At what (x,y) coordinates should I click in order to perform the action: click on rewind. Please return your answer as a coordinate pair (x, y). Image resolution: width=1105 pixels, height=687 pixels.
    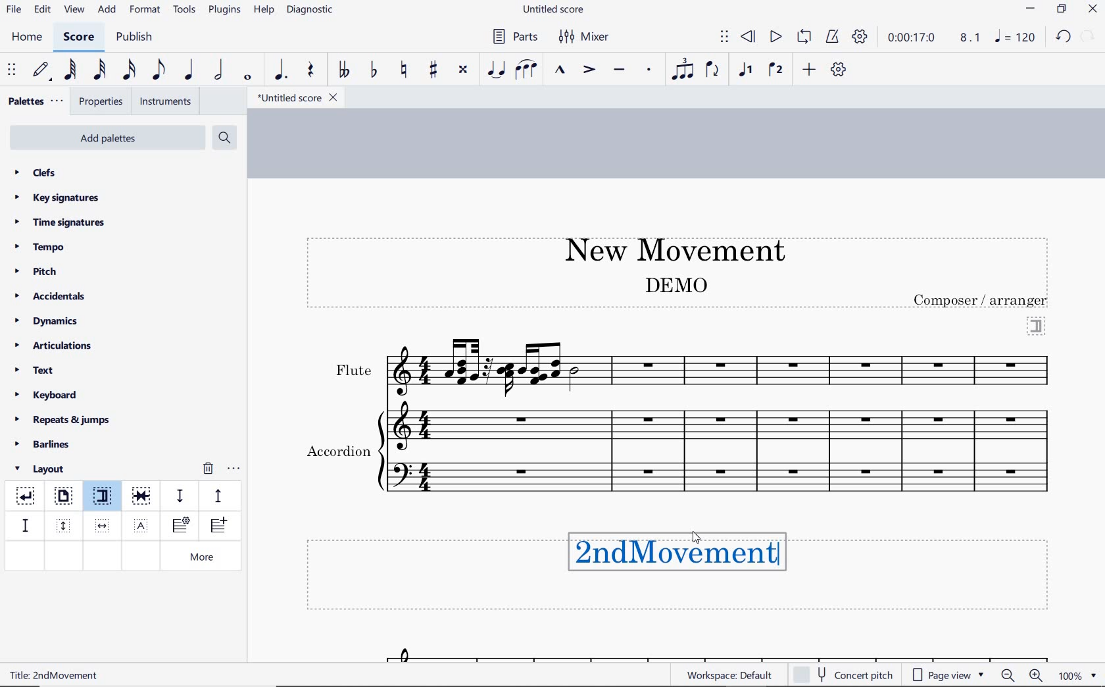
    Looking at the image, I should click on (749, 38).